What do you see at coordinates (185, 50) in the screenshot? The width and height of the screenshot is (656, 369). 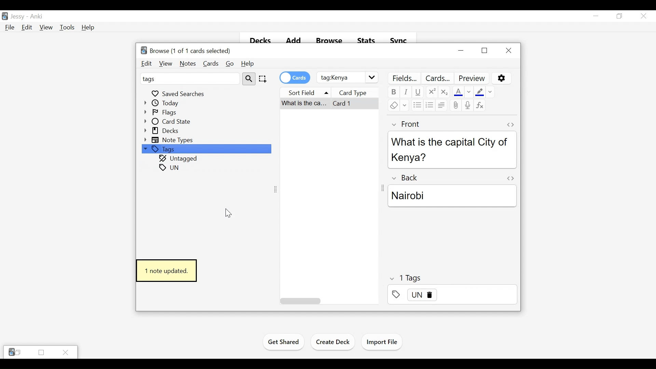 I see `Browse (0 of 0 cards selected)` at bounding box center [185, 50].